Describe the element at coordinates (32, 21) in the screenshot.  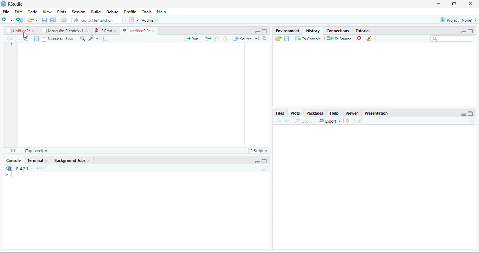
I see `end file` at that location.